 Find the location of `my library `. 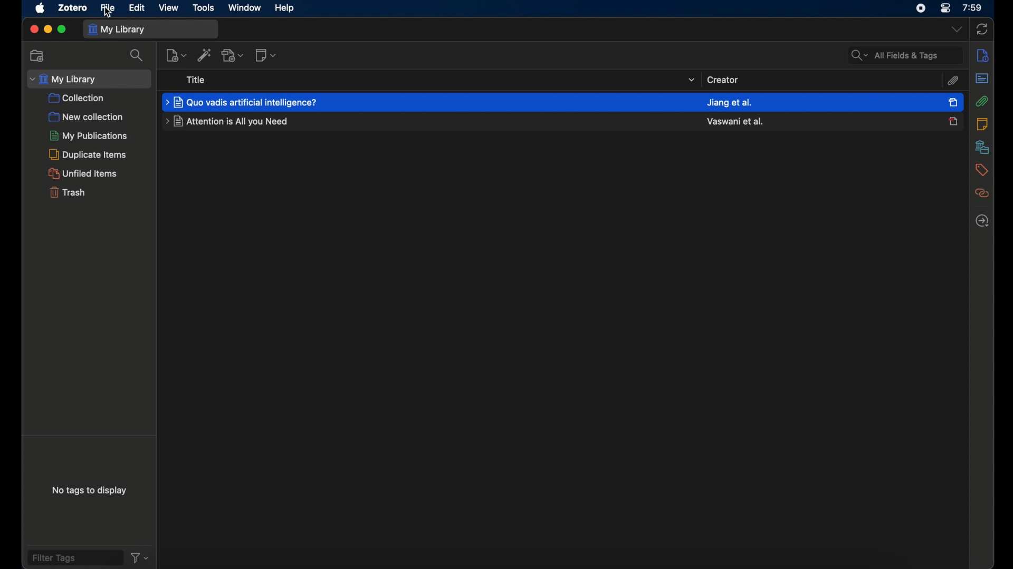

my library  is located at coordinates (151, 29).